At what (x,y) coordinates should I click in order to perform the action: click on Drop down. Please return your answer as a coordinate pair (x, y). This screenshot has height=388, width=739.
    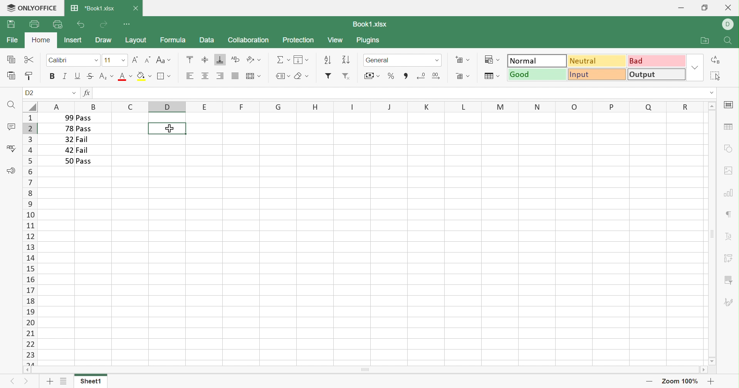
    Looking at the image, I should click on (711, 92).